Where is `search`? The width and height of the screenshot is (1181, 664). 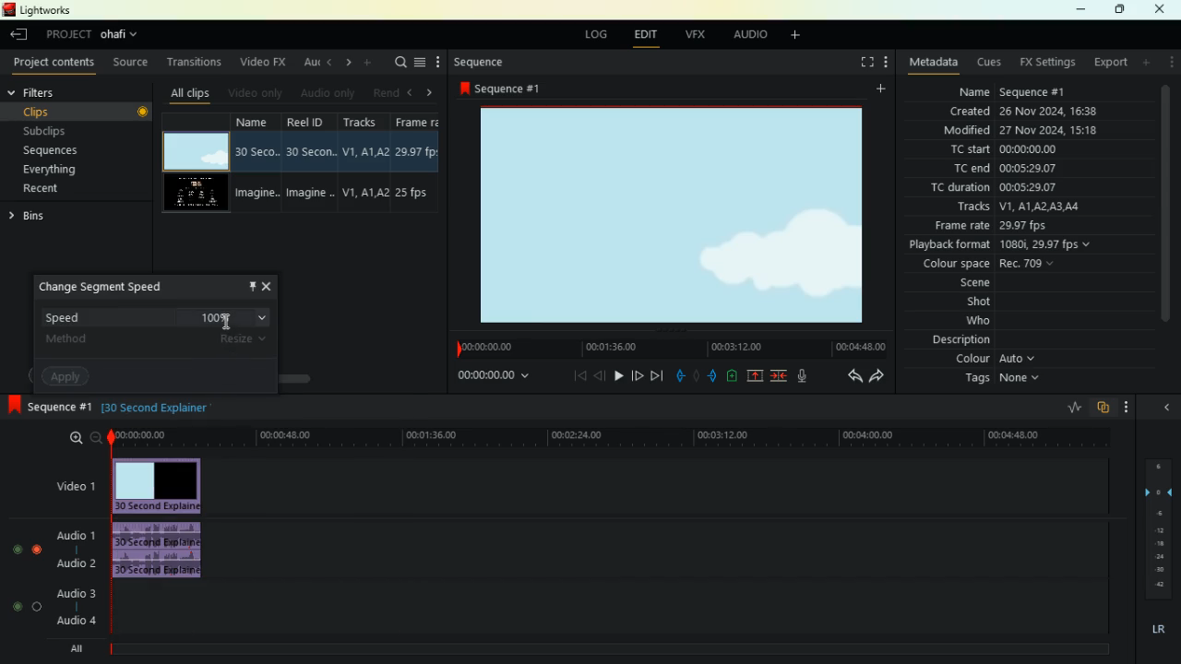
search is located at coordinates (398, 64).